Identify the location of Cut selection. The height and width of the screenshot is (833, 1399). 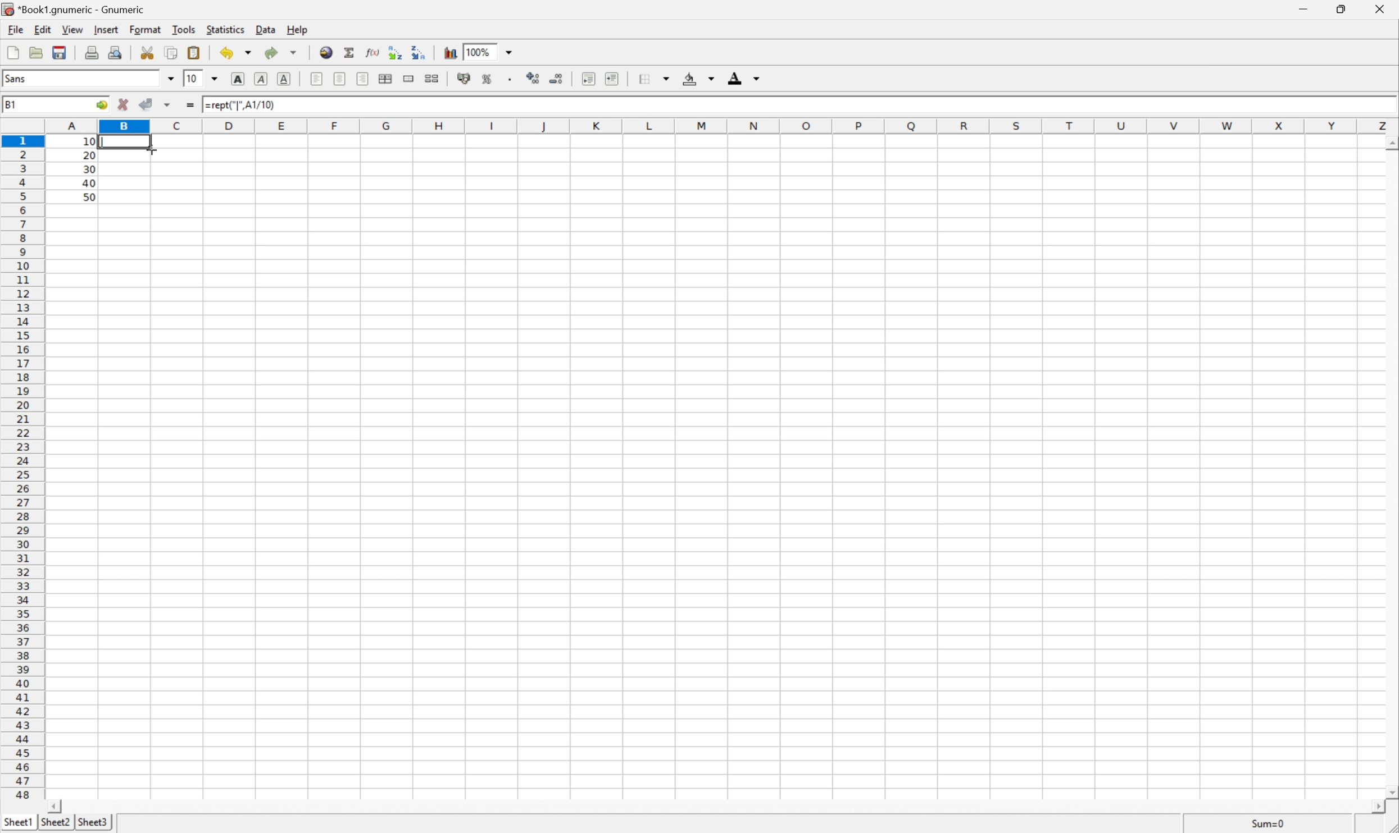
(147, 52).